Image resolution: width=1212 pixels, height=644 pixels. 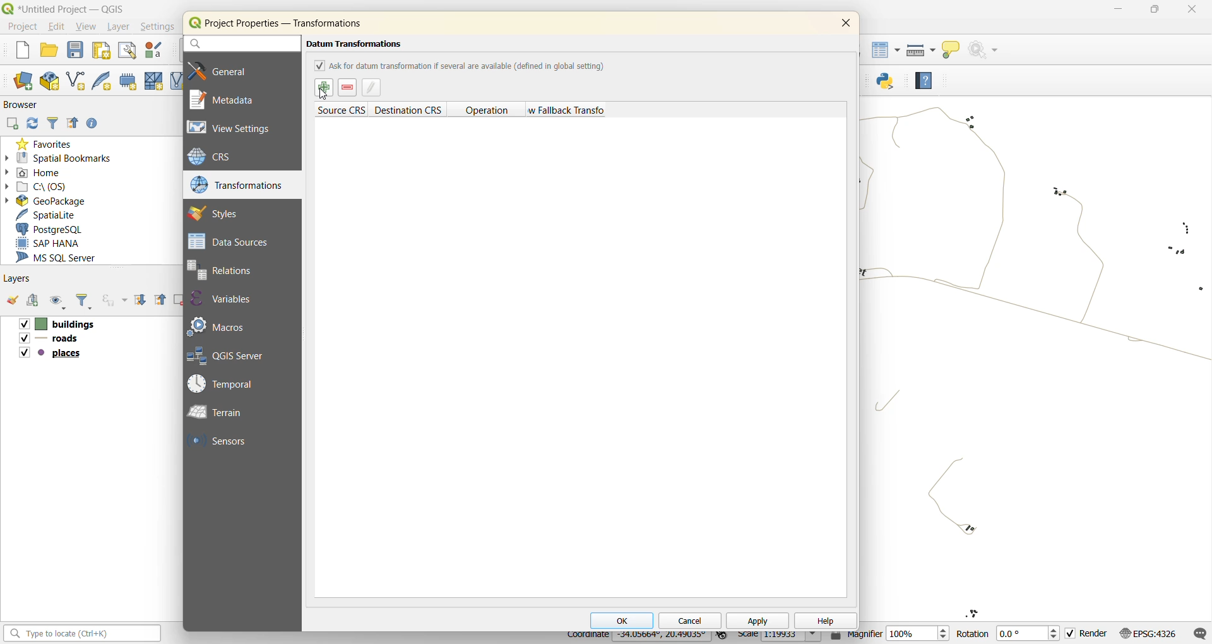 What do you see at coordinates (140, 298) in the screenshot?
I see `expand all` at bounding box center [140, 298].